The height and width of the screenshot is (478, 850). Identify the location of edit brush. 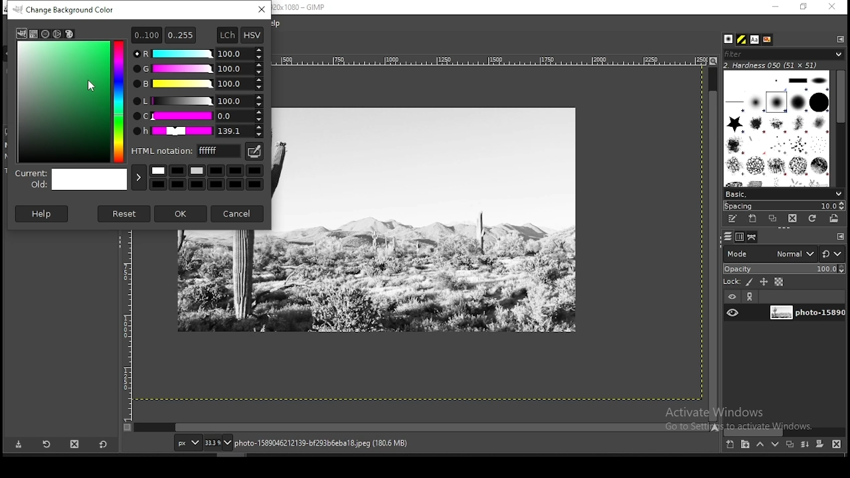
(734, 219).